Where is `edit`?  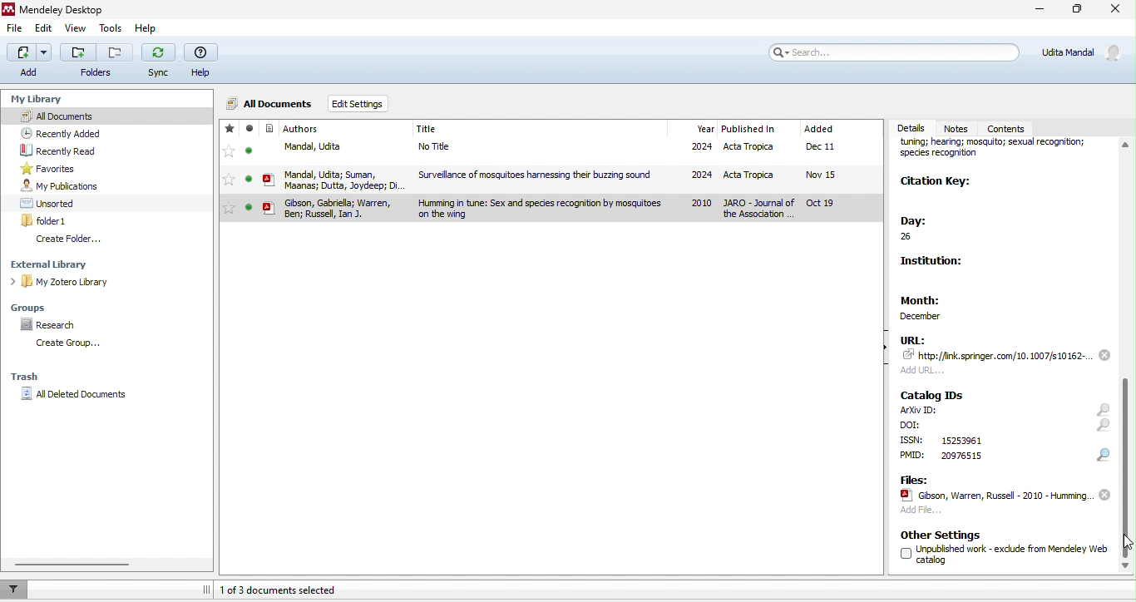 edit is located at coordinates (44, 31).